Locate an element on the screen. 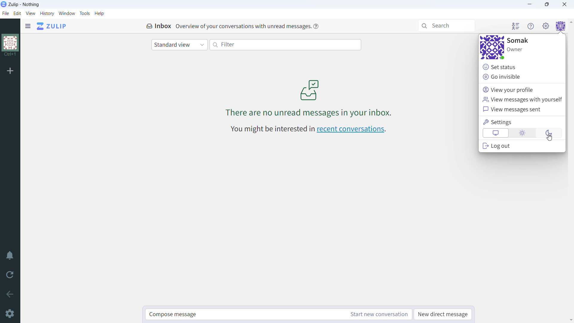 This screenshot has width=574, height=323. filter is located at coordinates (285, 45).